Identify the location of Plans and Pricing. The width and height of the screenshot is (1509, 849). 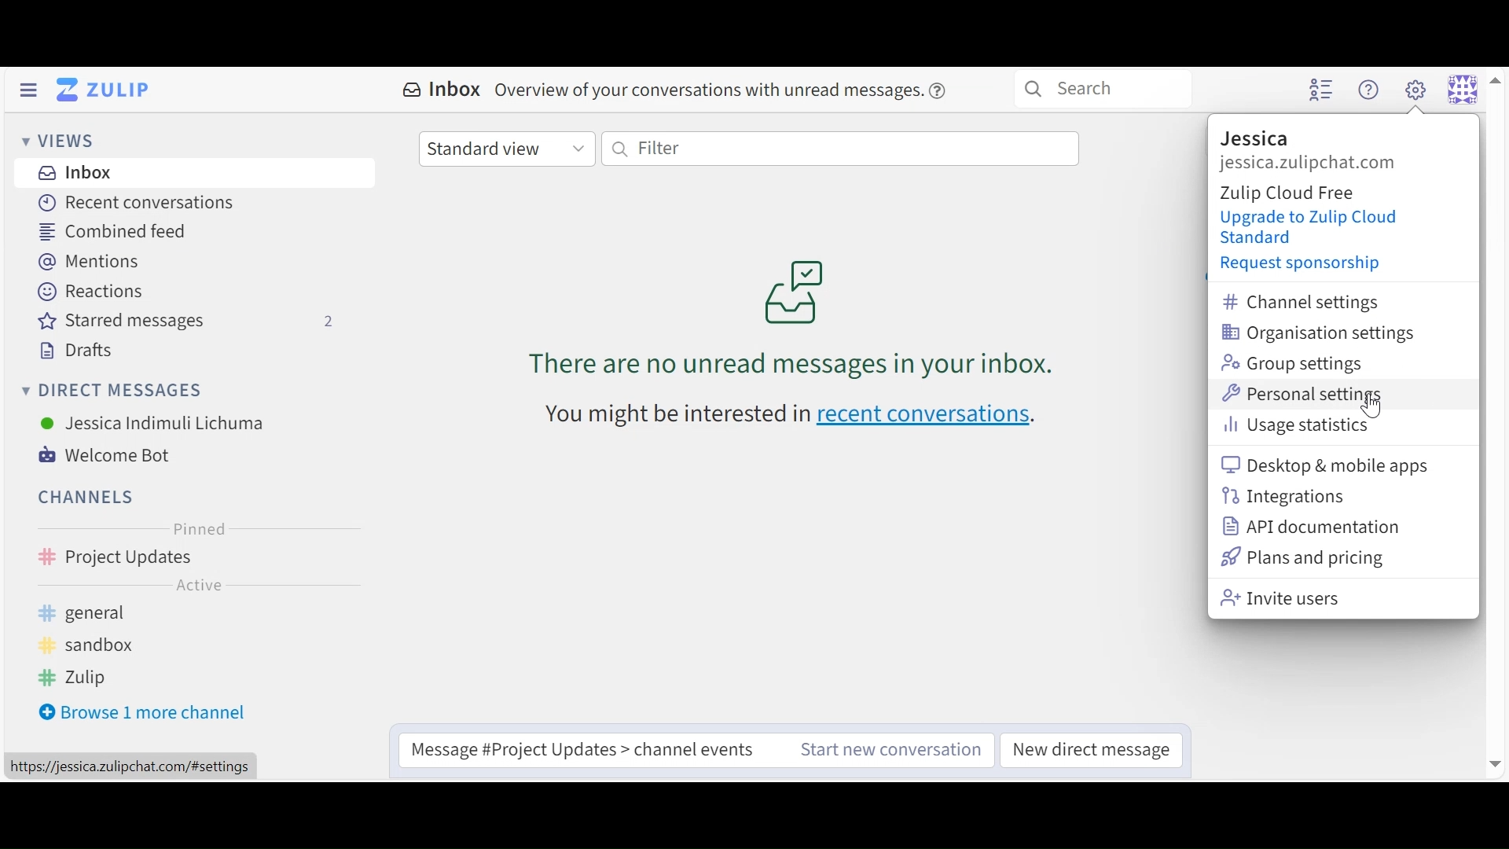
(1313, 559).